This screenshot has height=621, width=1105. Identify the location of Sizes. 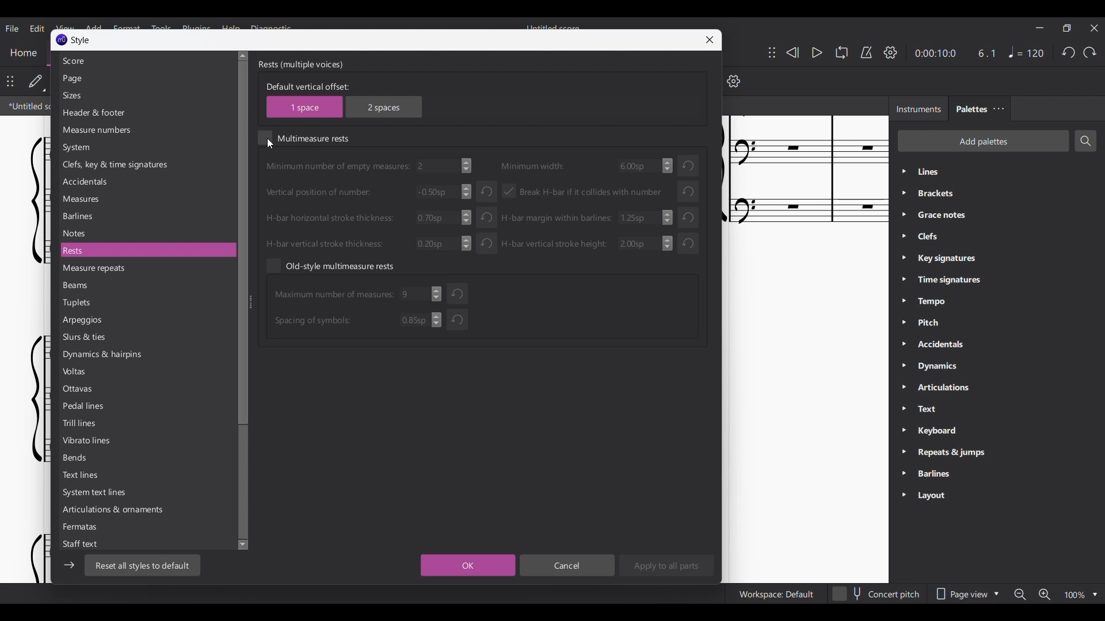
(147, 95).